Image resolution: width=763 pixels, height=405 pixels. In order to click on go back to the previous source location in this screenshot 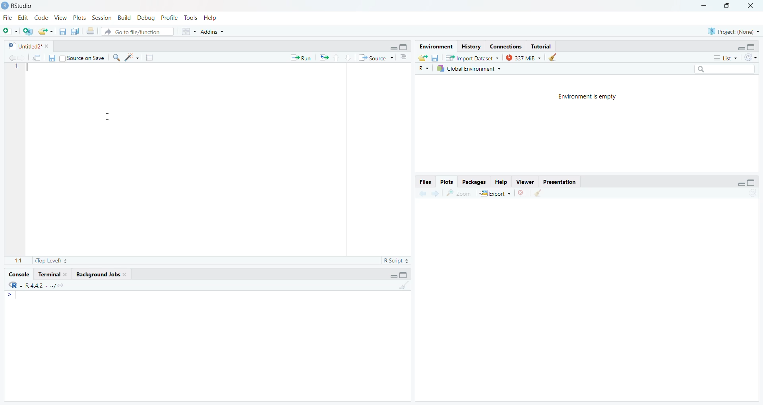, I will do `click(13, 57)`.